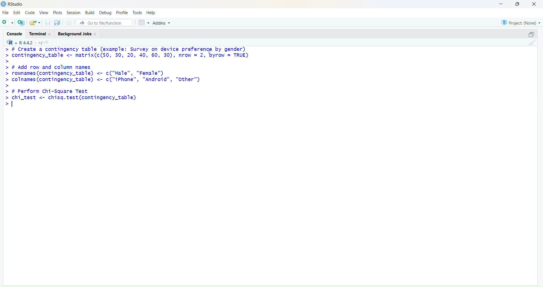 The height and width of the screenshot is (287, 543). I want to click on File, so click(6, 12).